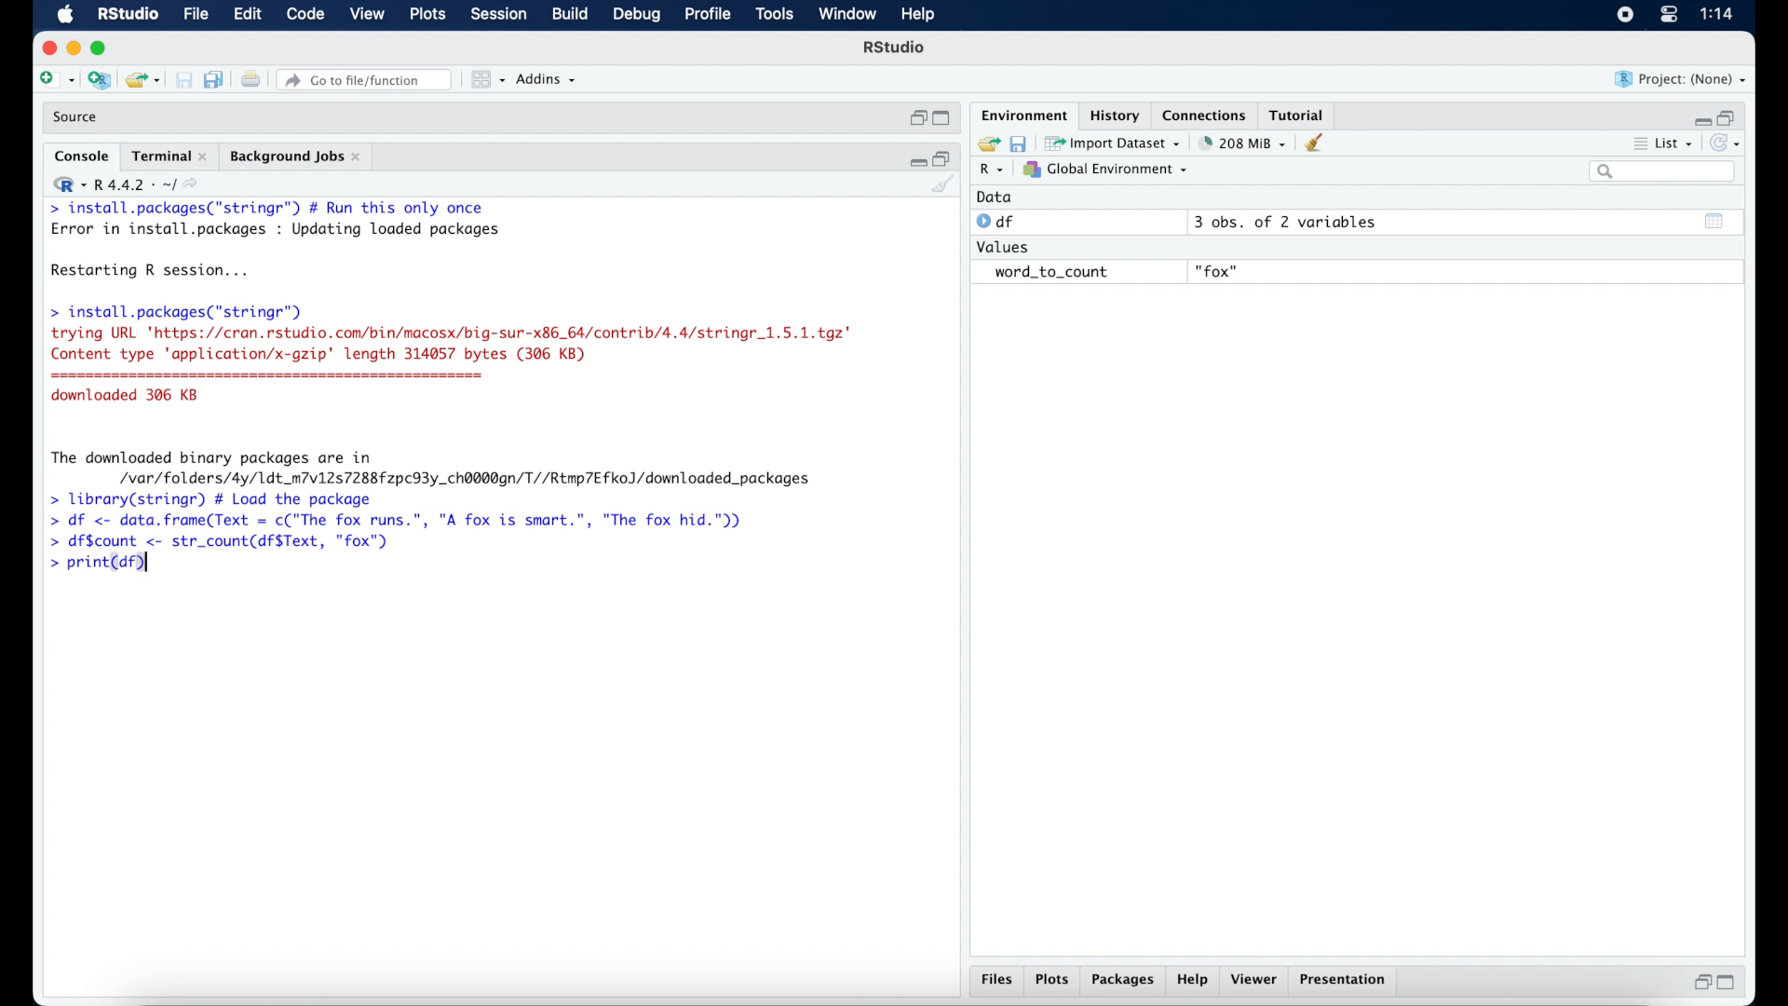 Image resolution: width=1788 pixels, height=1006 pixels. Describe the element at coordinates (1105, 169) in the screenshot. I see `global environment` at that location.